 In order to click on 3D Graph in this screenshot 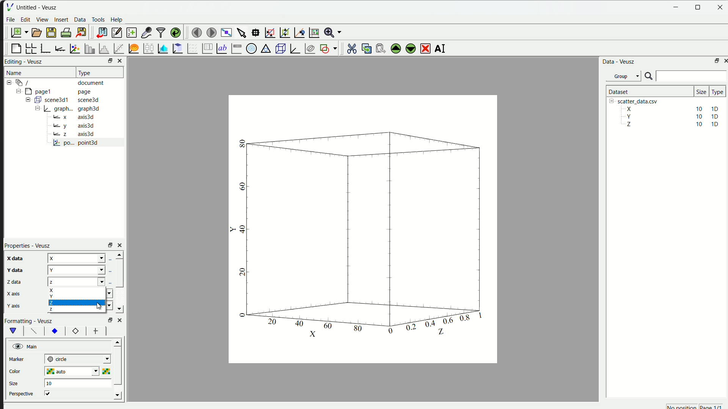, I will do `click(293, 48)`.